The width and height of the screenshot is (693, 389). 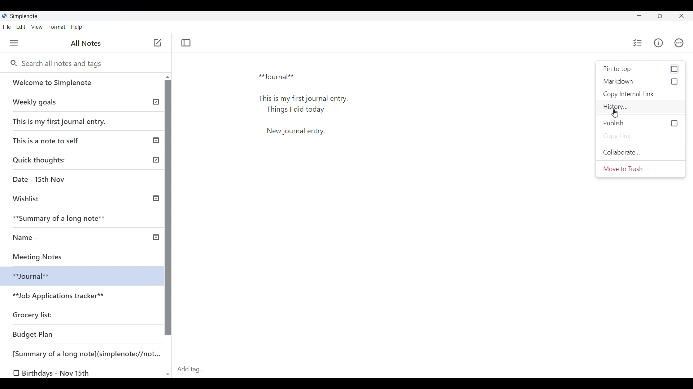 What do you see at coordinates (29, 199) in the screenshot?
I see `Wishlist` at bounding box center [29, 199].